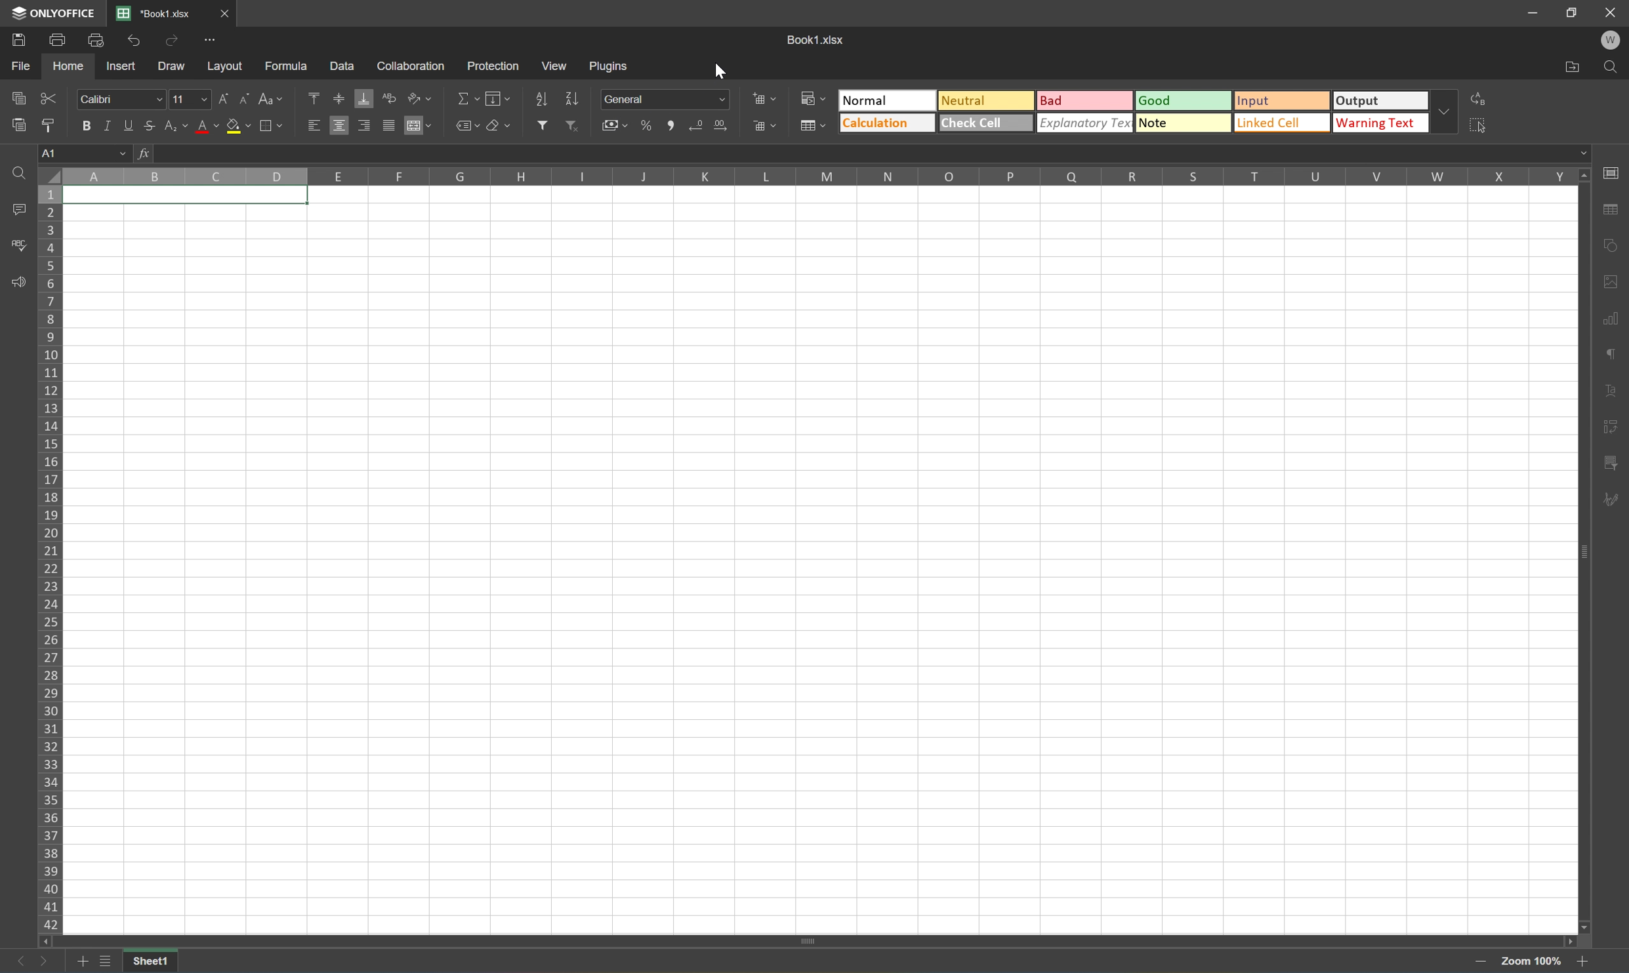 This screenshot has width=1629, height=973. I want to click on Increase decimal, so click(722, 127).